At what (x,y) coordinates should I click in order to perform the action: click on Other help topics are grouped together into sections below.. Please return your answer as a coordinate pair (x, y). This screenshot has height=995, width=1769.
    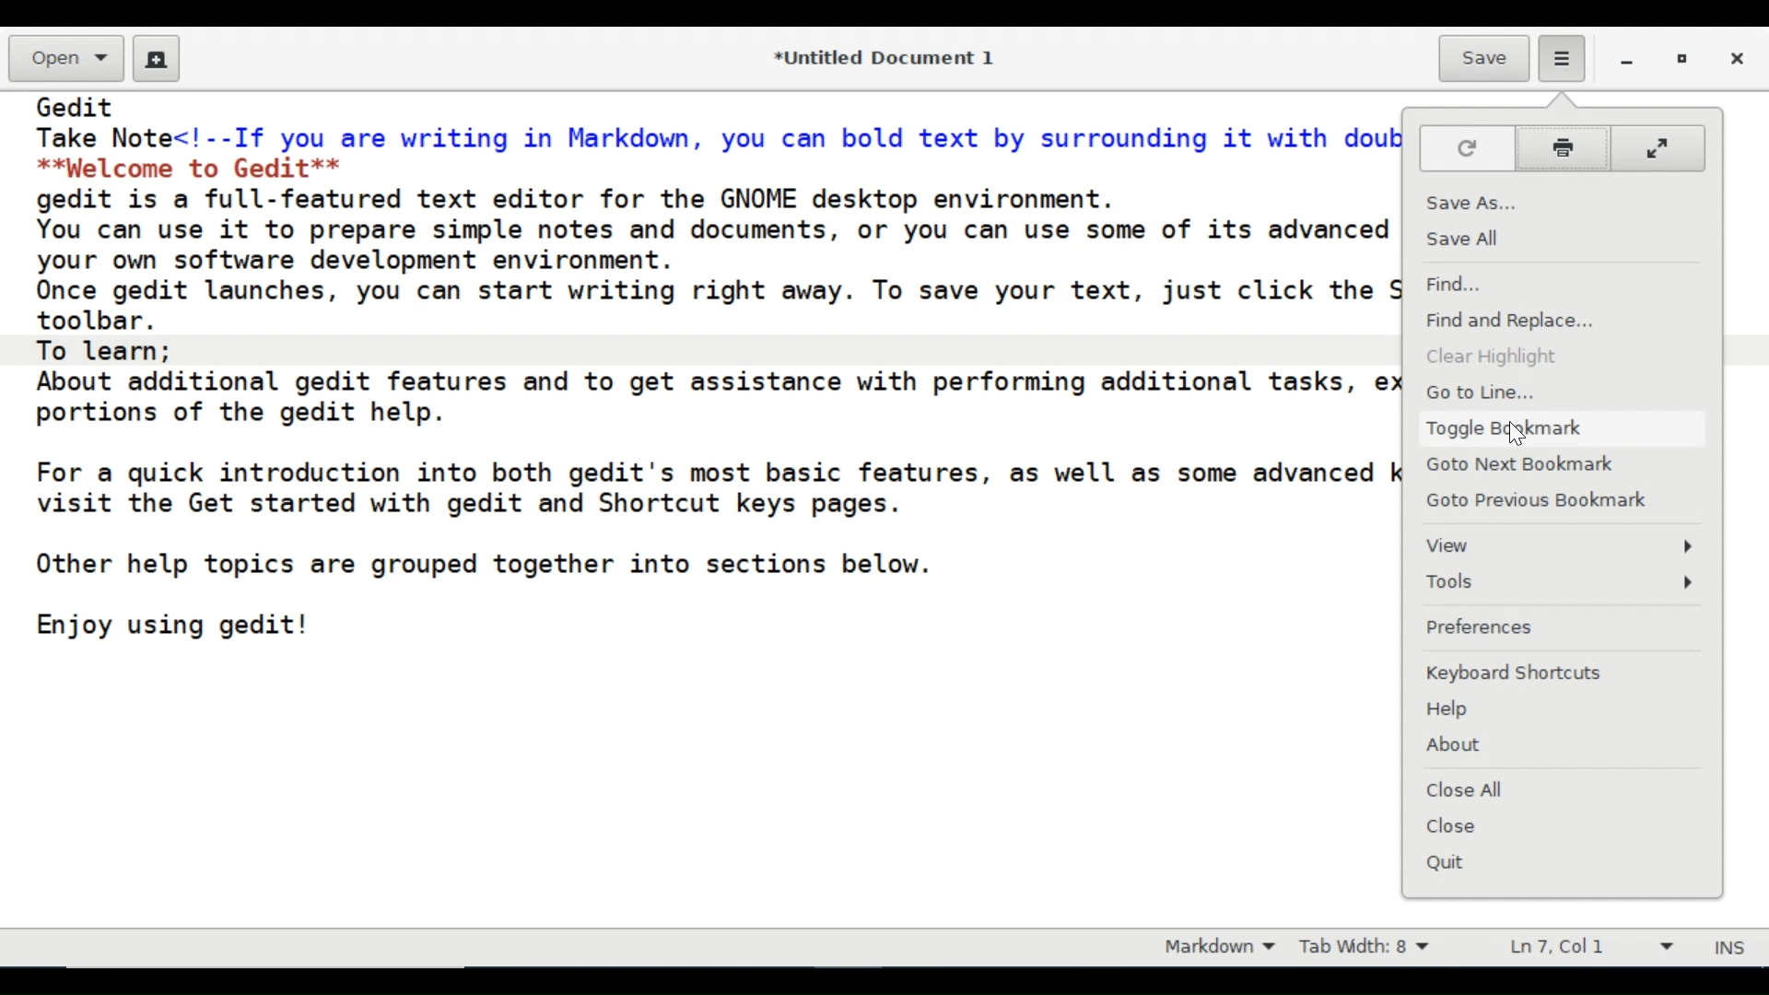
    Looking at the image, I should click on (483, 565).